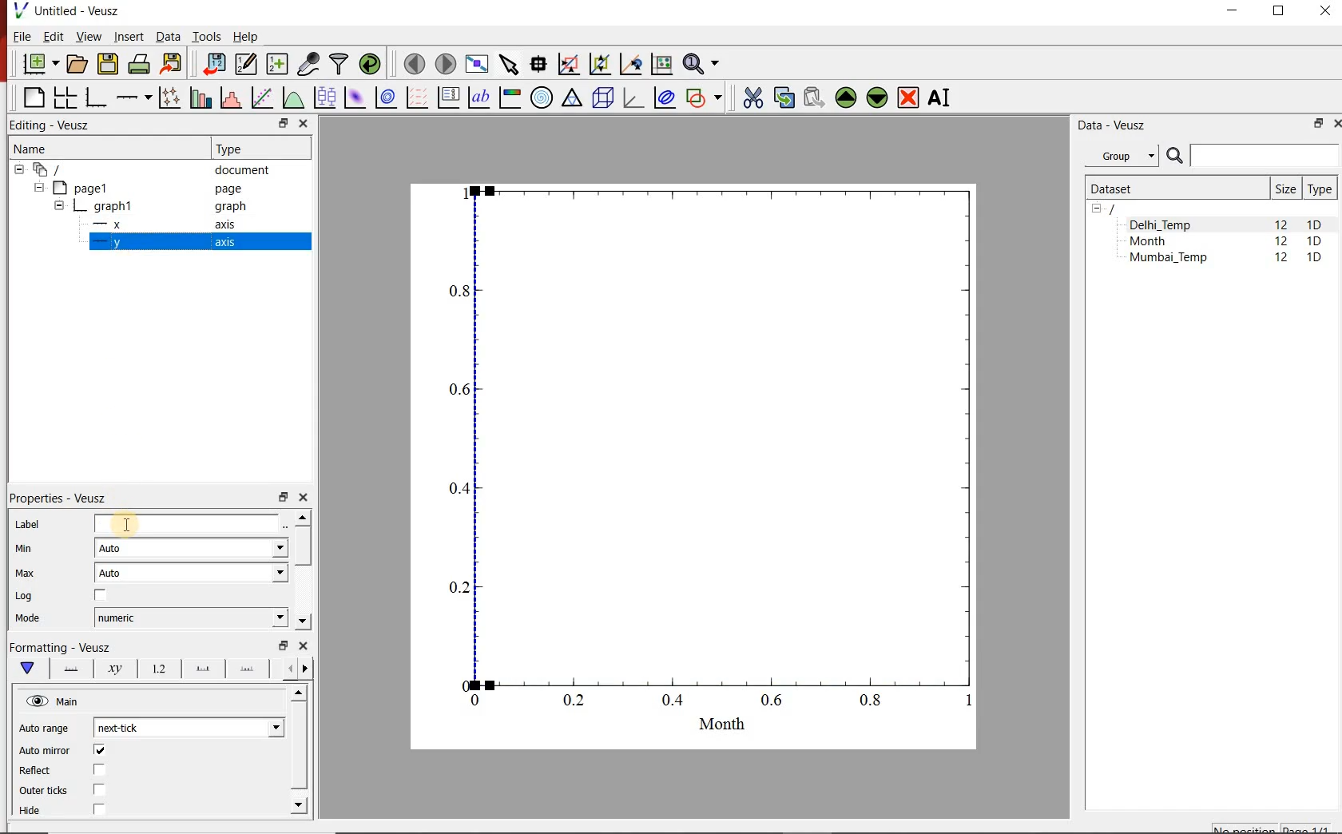  Describe the element at coordinates (446, 64) in the screenshot. I see `move to the next page` at that location.